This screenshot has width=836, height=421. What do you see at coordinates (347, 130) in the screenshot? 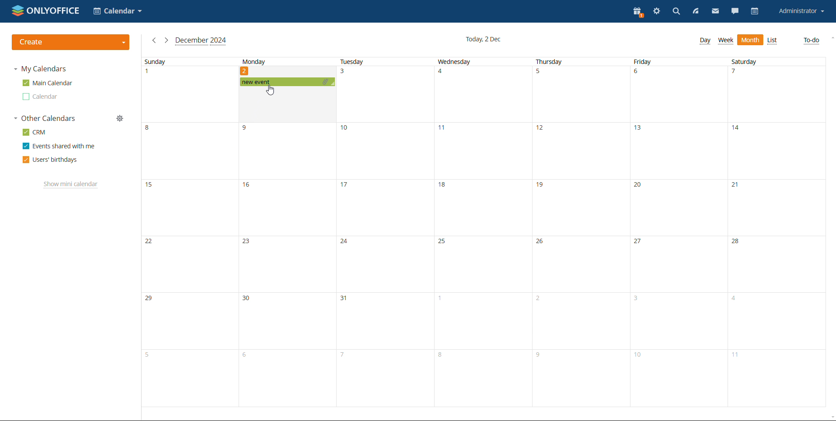
I see `10` at bounding box center [347, 130].